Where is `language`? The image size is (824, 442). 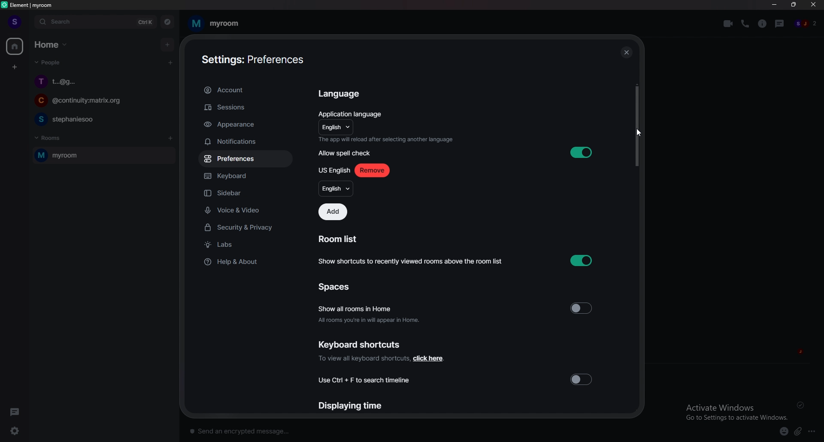 language is located at coordinates (335, 189).